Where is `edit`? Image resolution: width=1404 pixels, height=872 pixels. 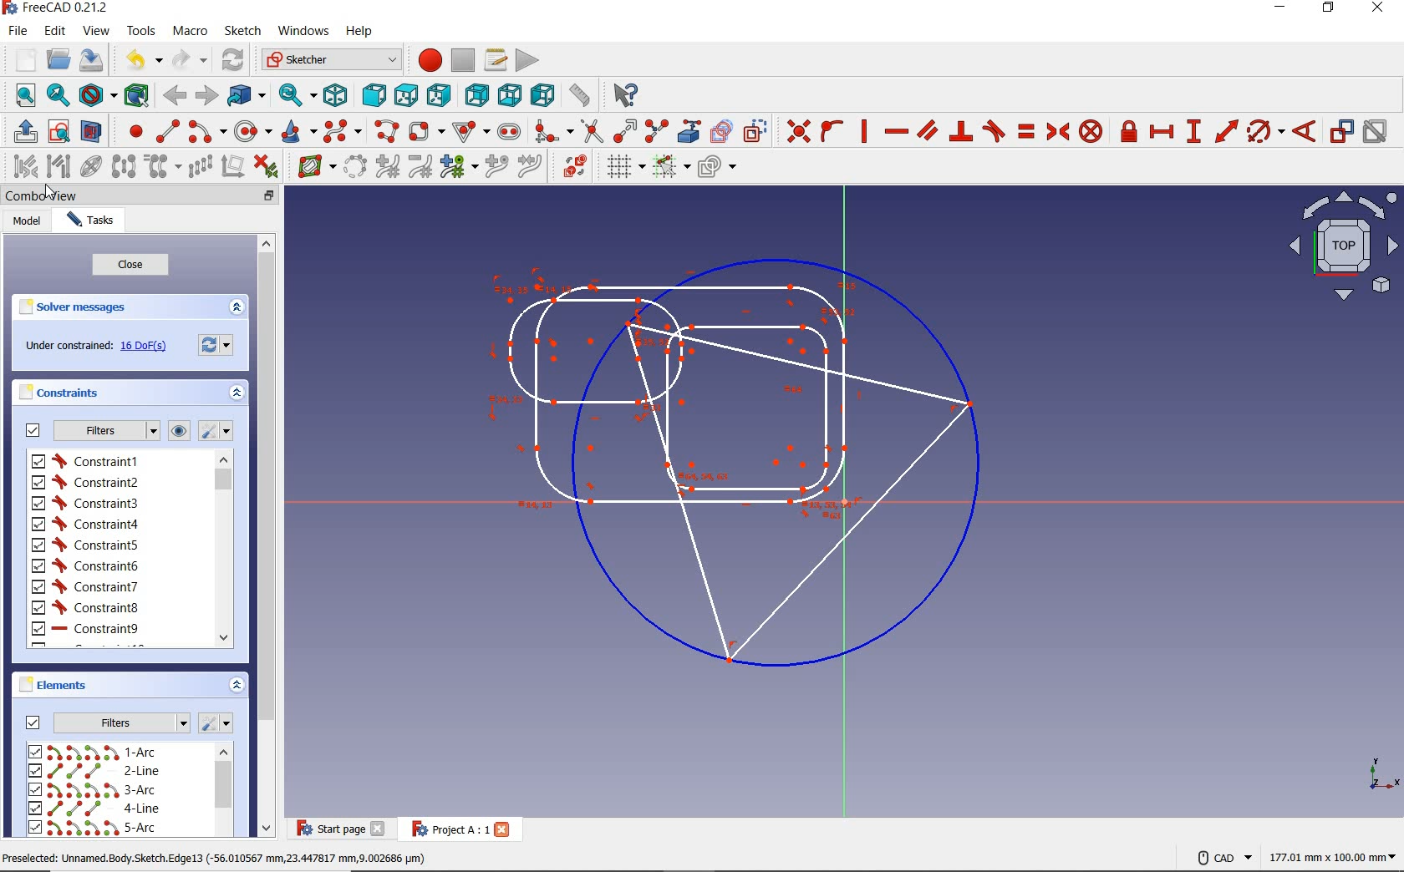 edit is located at coordinates (53, 33).